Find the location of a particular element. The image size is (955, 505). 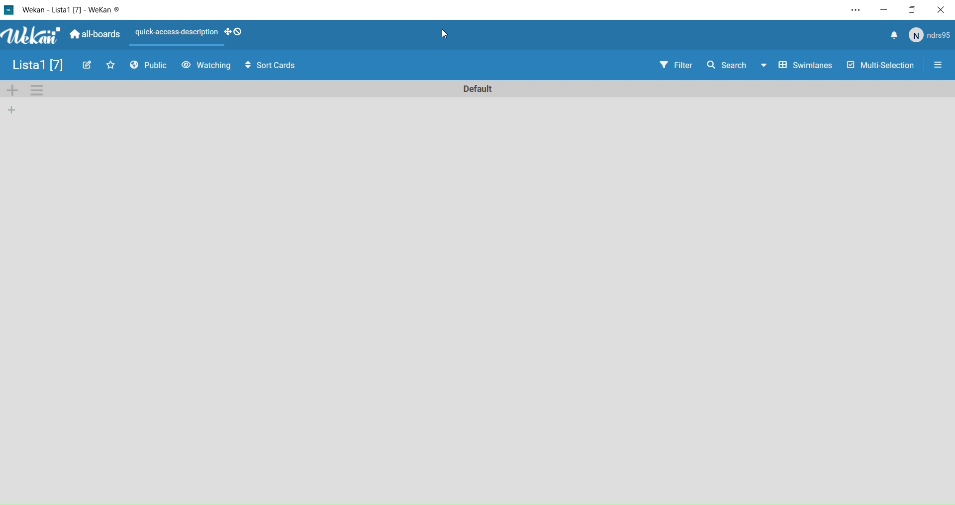

Close is located at coordinates (943, 9).